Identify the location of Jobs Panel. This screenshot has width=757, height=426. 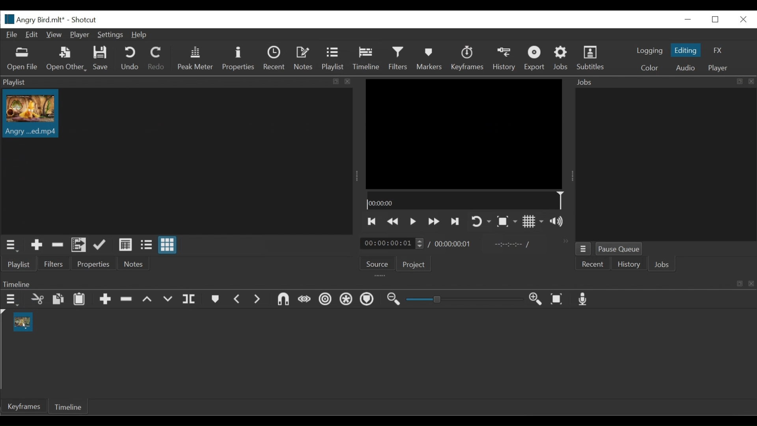
(664, 82).